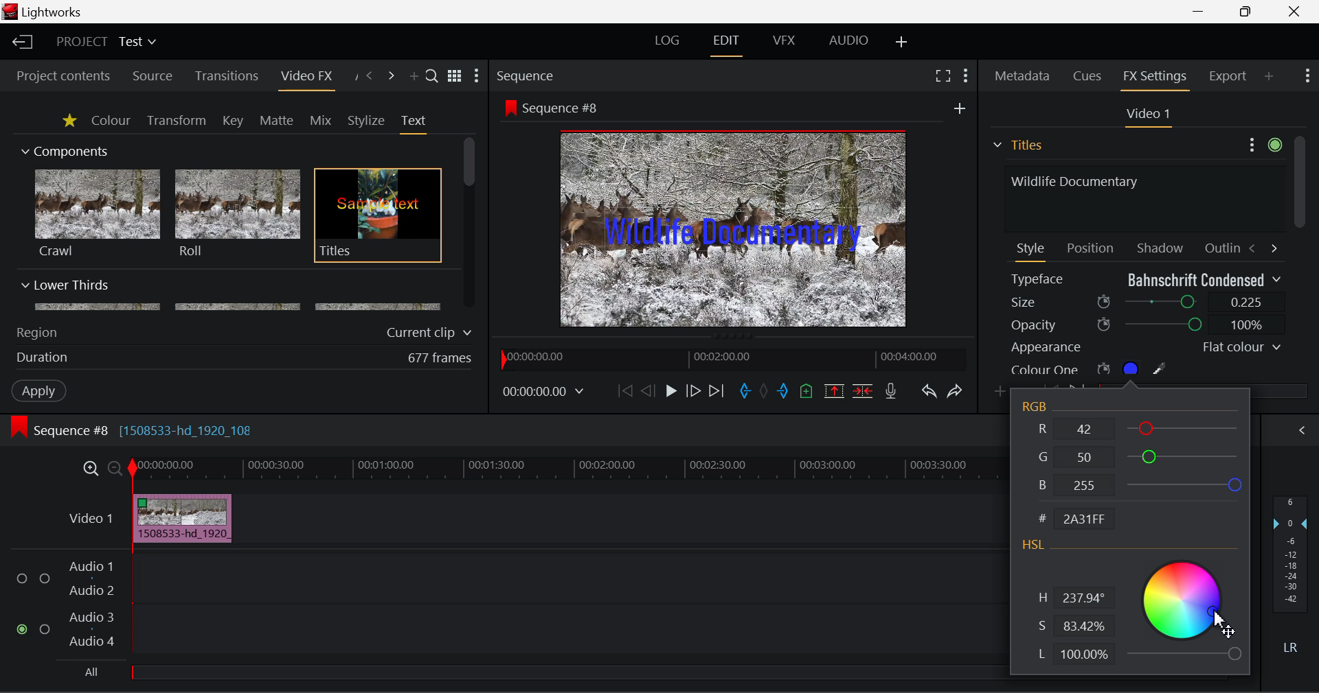 This screenshot has width=1319, height=693. I want to click on Crawl, so click(98, 213).